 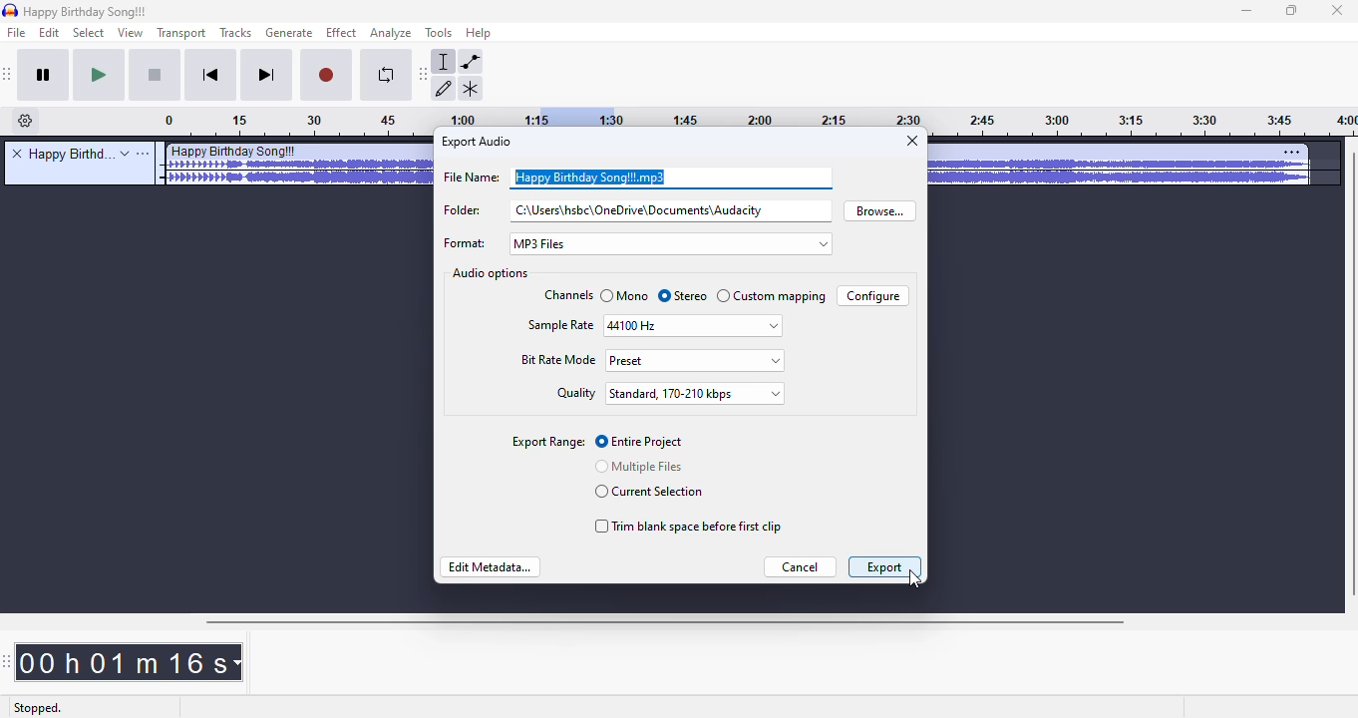 I want to click on audio options, so click(x=492, y=273).